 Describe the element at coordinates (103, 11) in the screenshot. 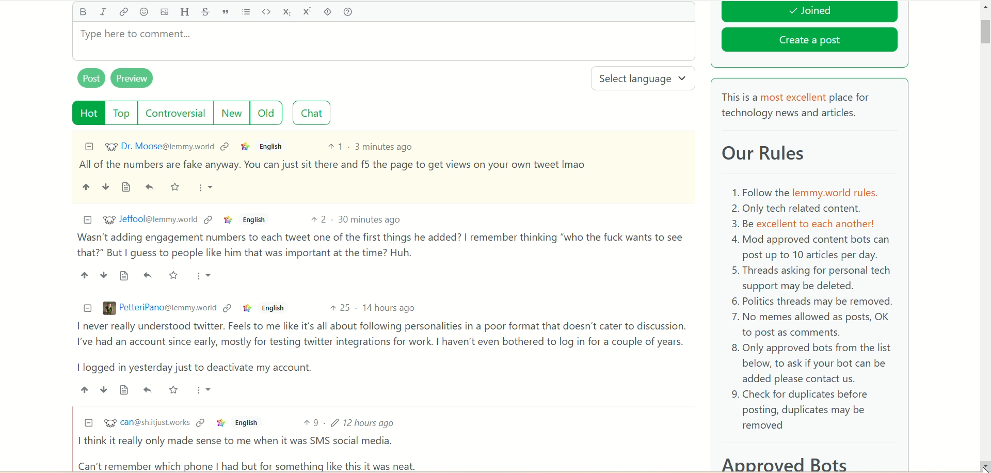

I see `italics` at that location.